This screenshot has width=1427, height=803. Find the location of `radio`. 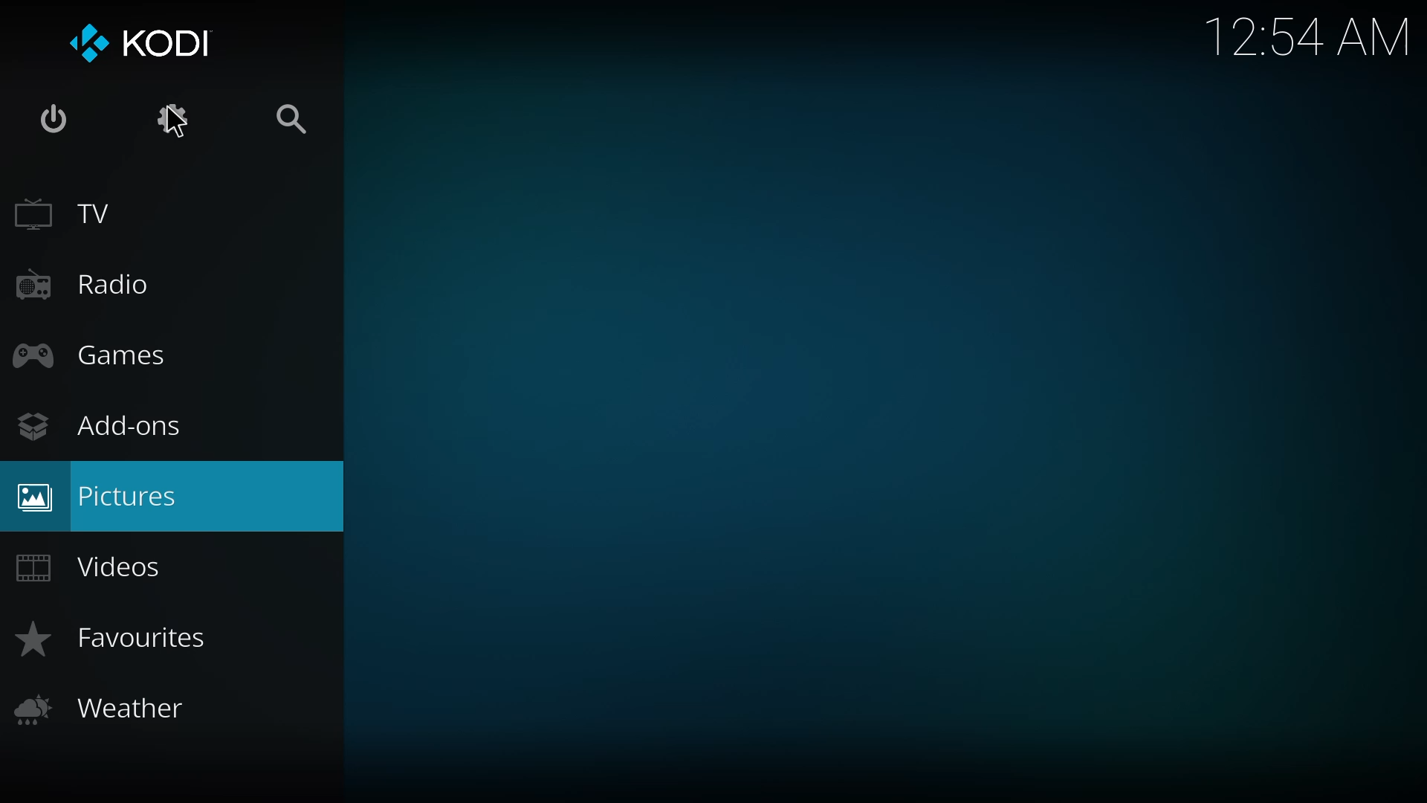

radio is located at coordinates (82, 286).